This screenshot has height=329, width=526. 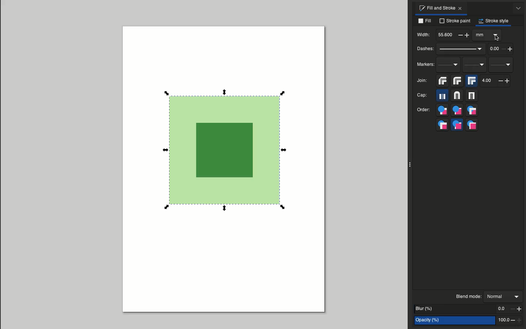 What do you see at coordinates (425, 64) in the screenshot?
I see `Markers` at bounding box center [425, 64].